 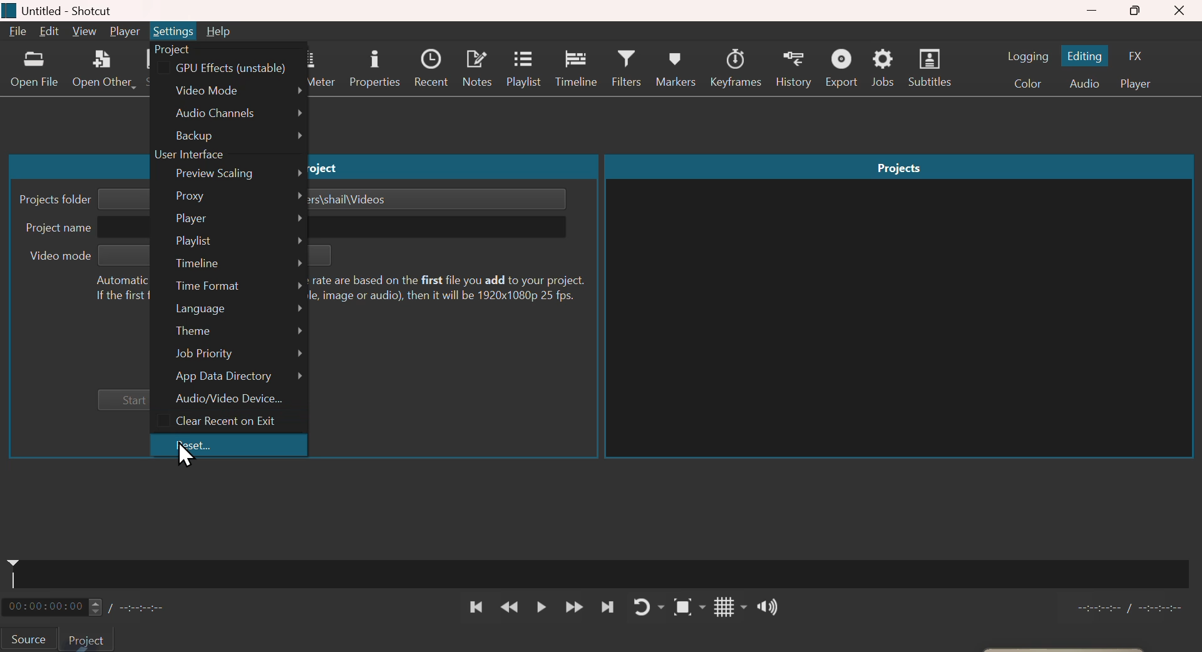 I want to click on location, so click(x=357, y=201).